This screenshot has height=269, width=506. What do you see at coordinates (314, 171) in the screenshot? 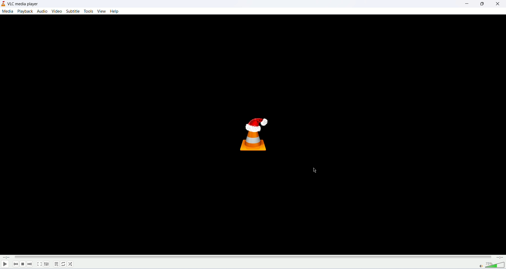
I see `cursor` at bounding box center [314, 171].